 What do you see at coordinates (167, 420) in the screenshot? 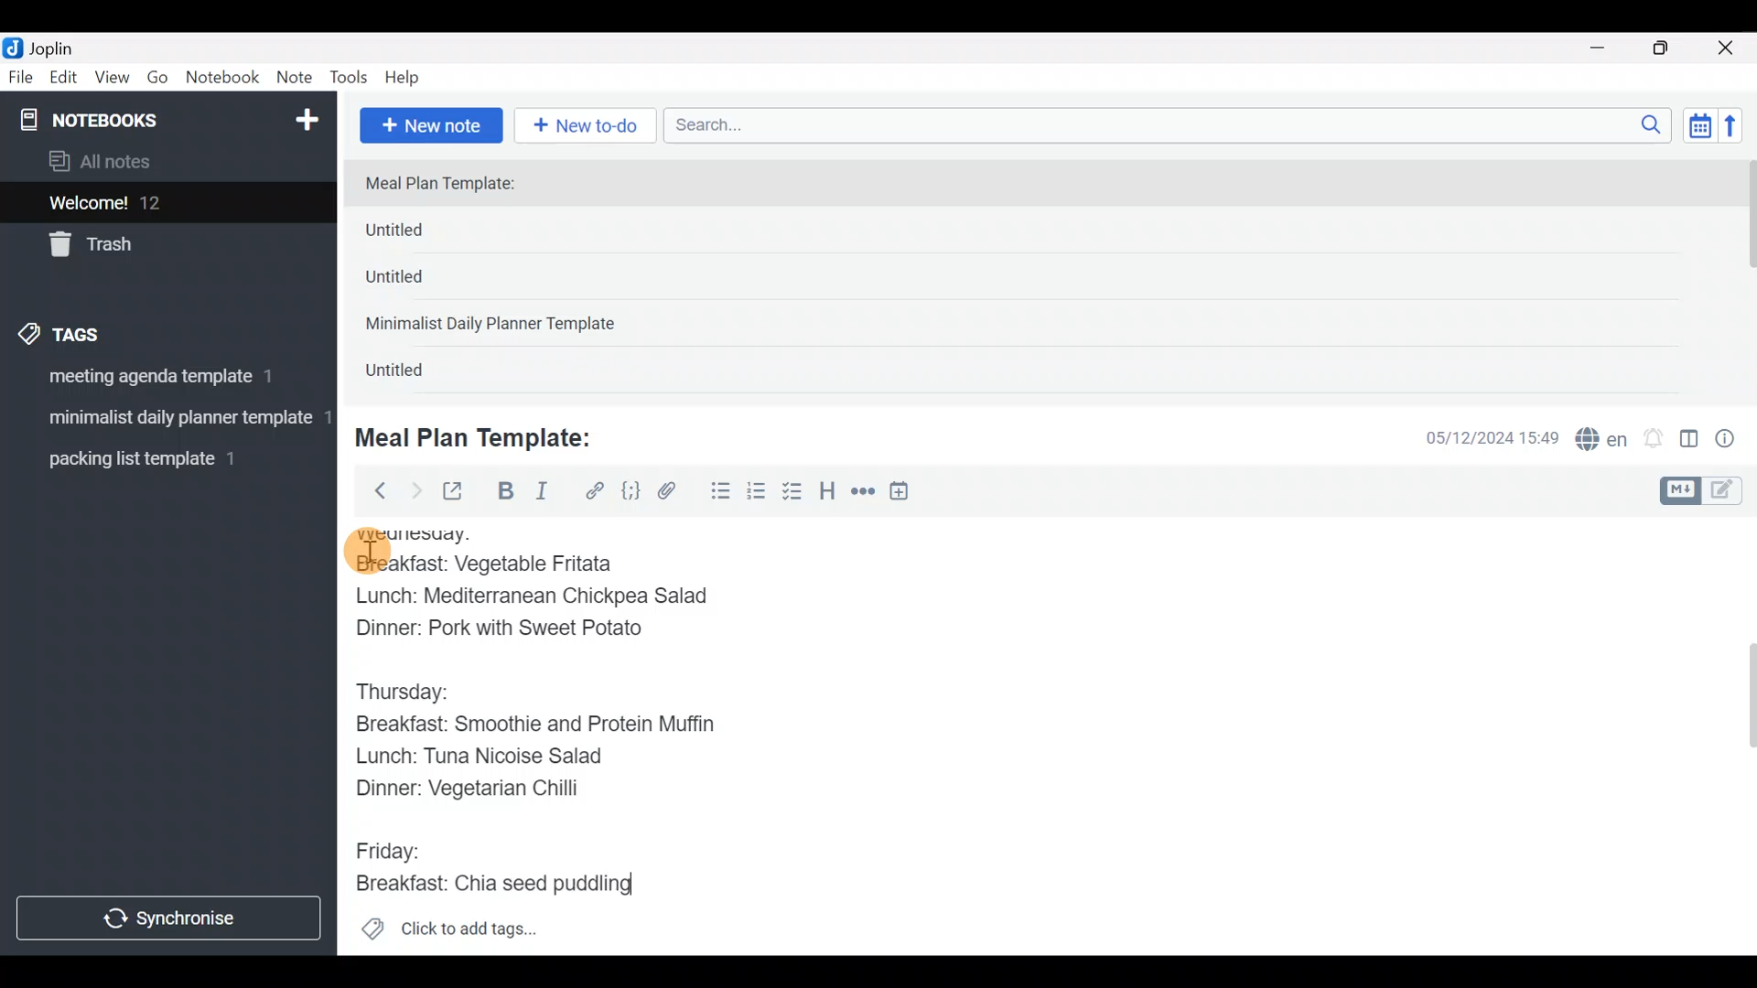
I see `Tag 2` at bounding box center [167, 420].